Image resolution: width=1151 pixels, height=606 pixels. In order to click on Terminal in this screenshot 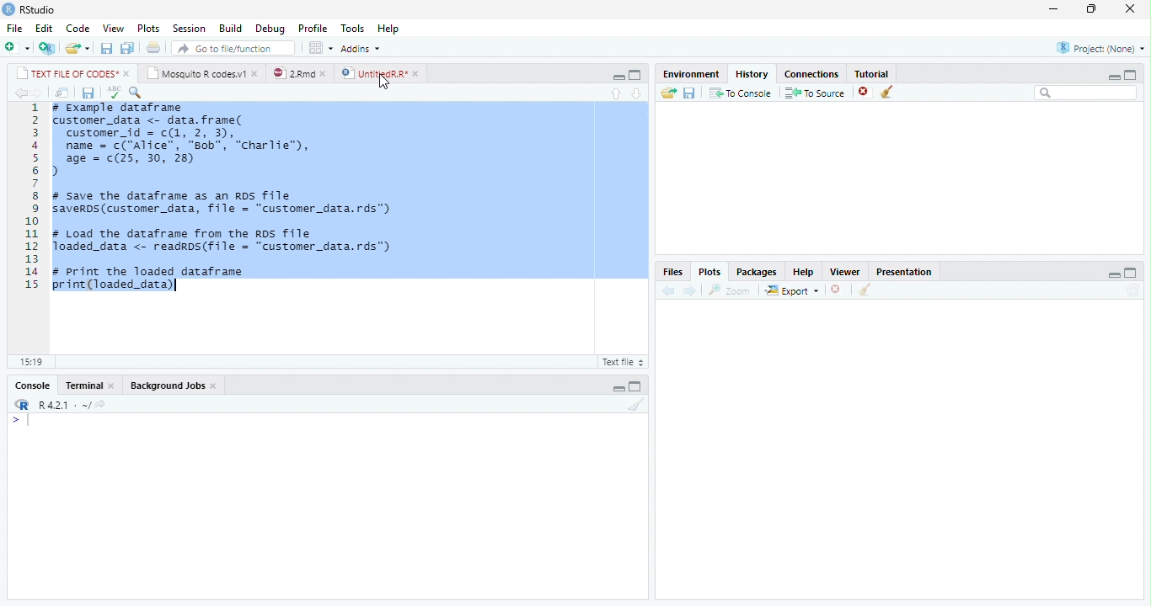, I will do `click(83, 385)`.